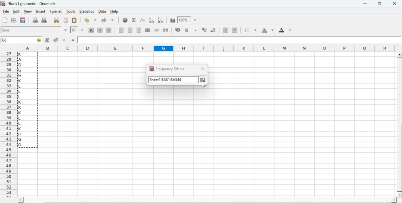 This screenshot has width=402, height=203. What do you see at coordinates (90, 20) in the screenshot?
I see `undo` at bounding box center [90, 20].